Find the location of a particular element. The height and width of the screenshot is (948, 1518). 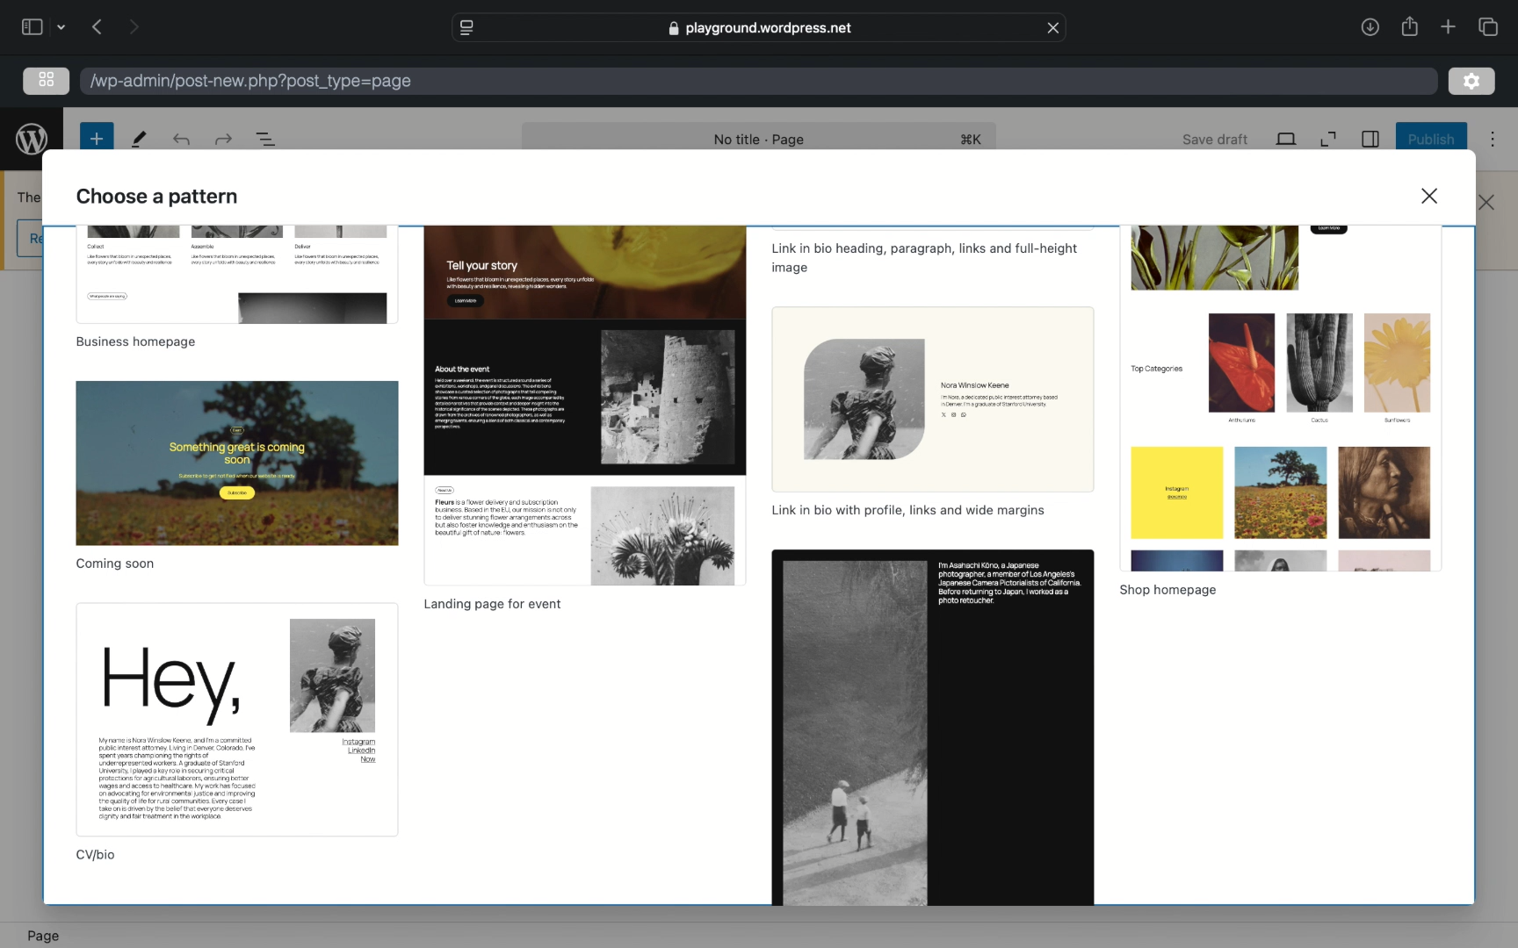

tools is located at coordinates (139, 141).